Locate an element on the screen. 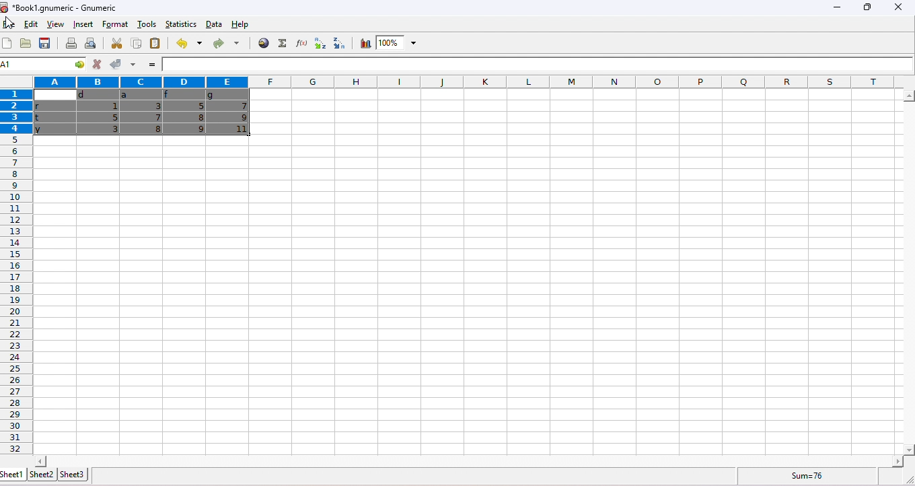 The width and height of the screenshot is (915, 486). cell functions is located at coordinates (73, 65).